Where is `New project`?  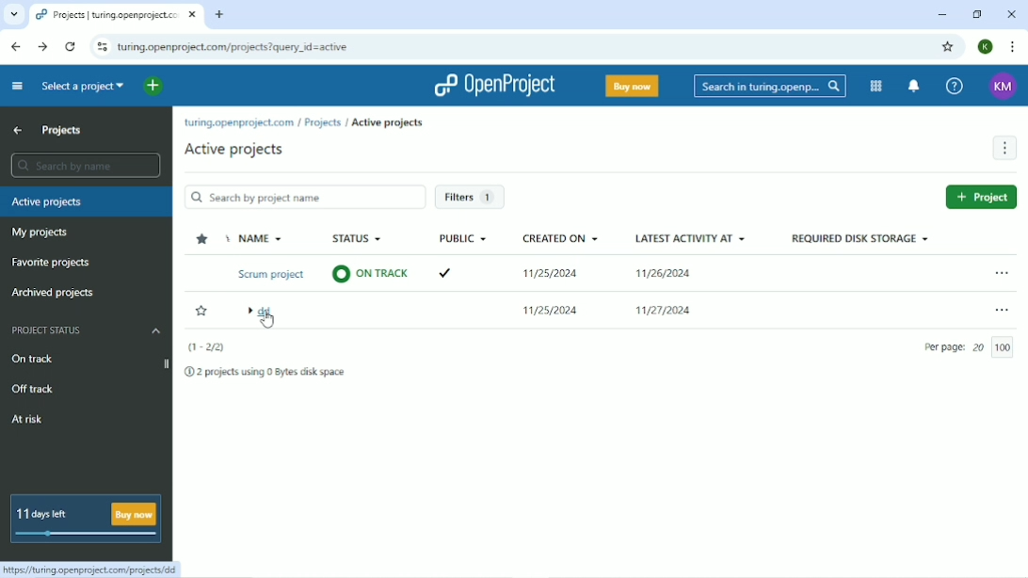 New project is located at coordinates (982, 199).